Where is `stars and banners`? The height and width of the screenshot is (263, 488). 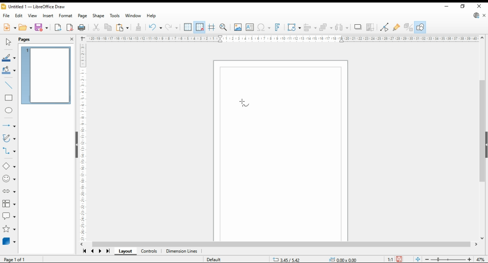
stars and banners is located at coordinates (9, 229).